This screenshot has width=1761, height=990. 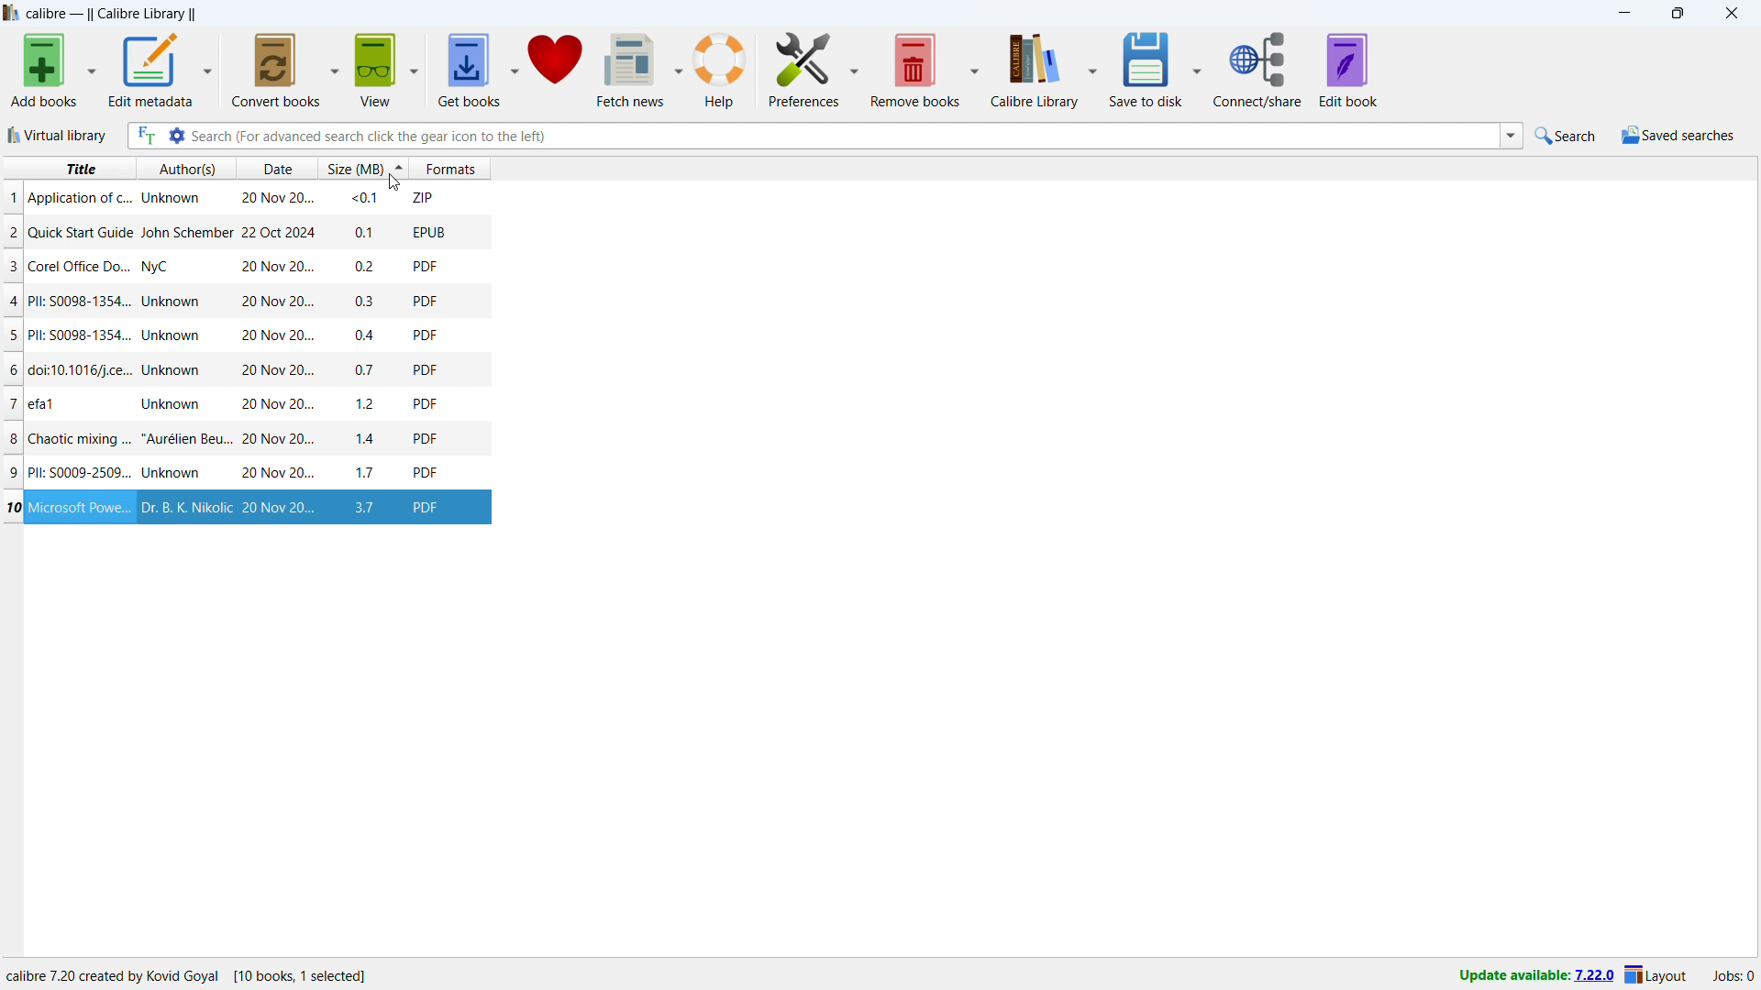 I want to click on connect/share, so click(x=1258, y=70).